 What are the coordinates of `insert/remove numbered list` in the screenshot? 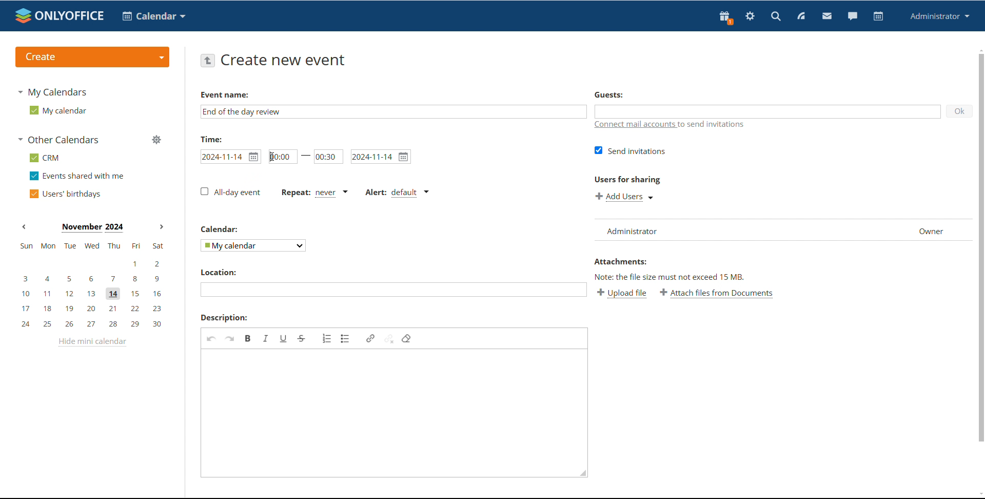 It's located at (327, 338).